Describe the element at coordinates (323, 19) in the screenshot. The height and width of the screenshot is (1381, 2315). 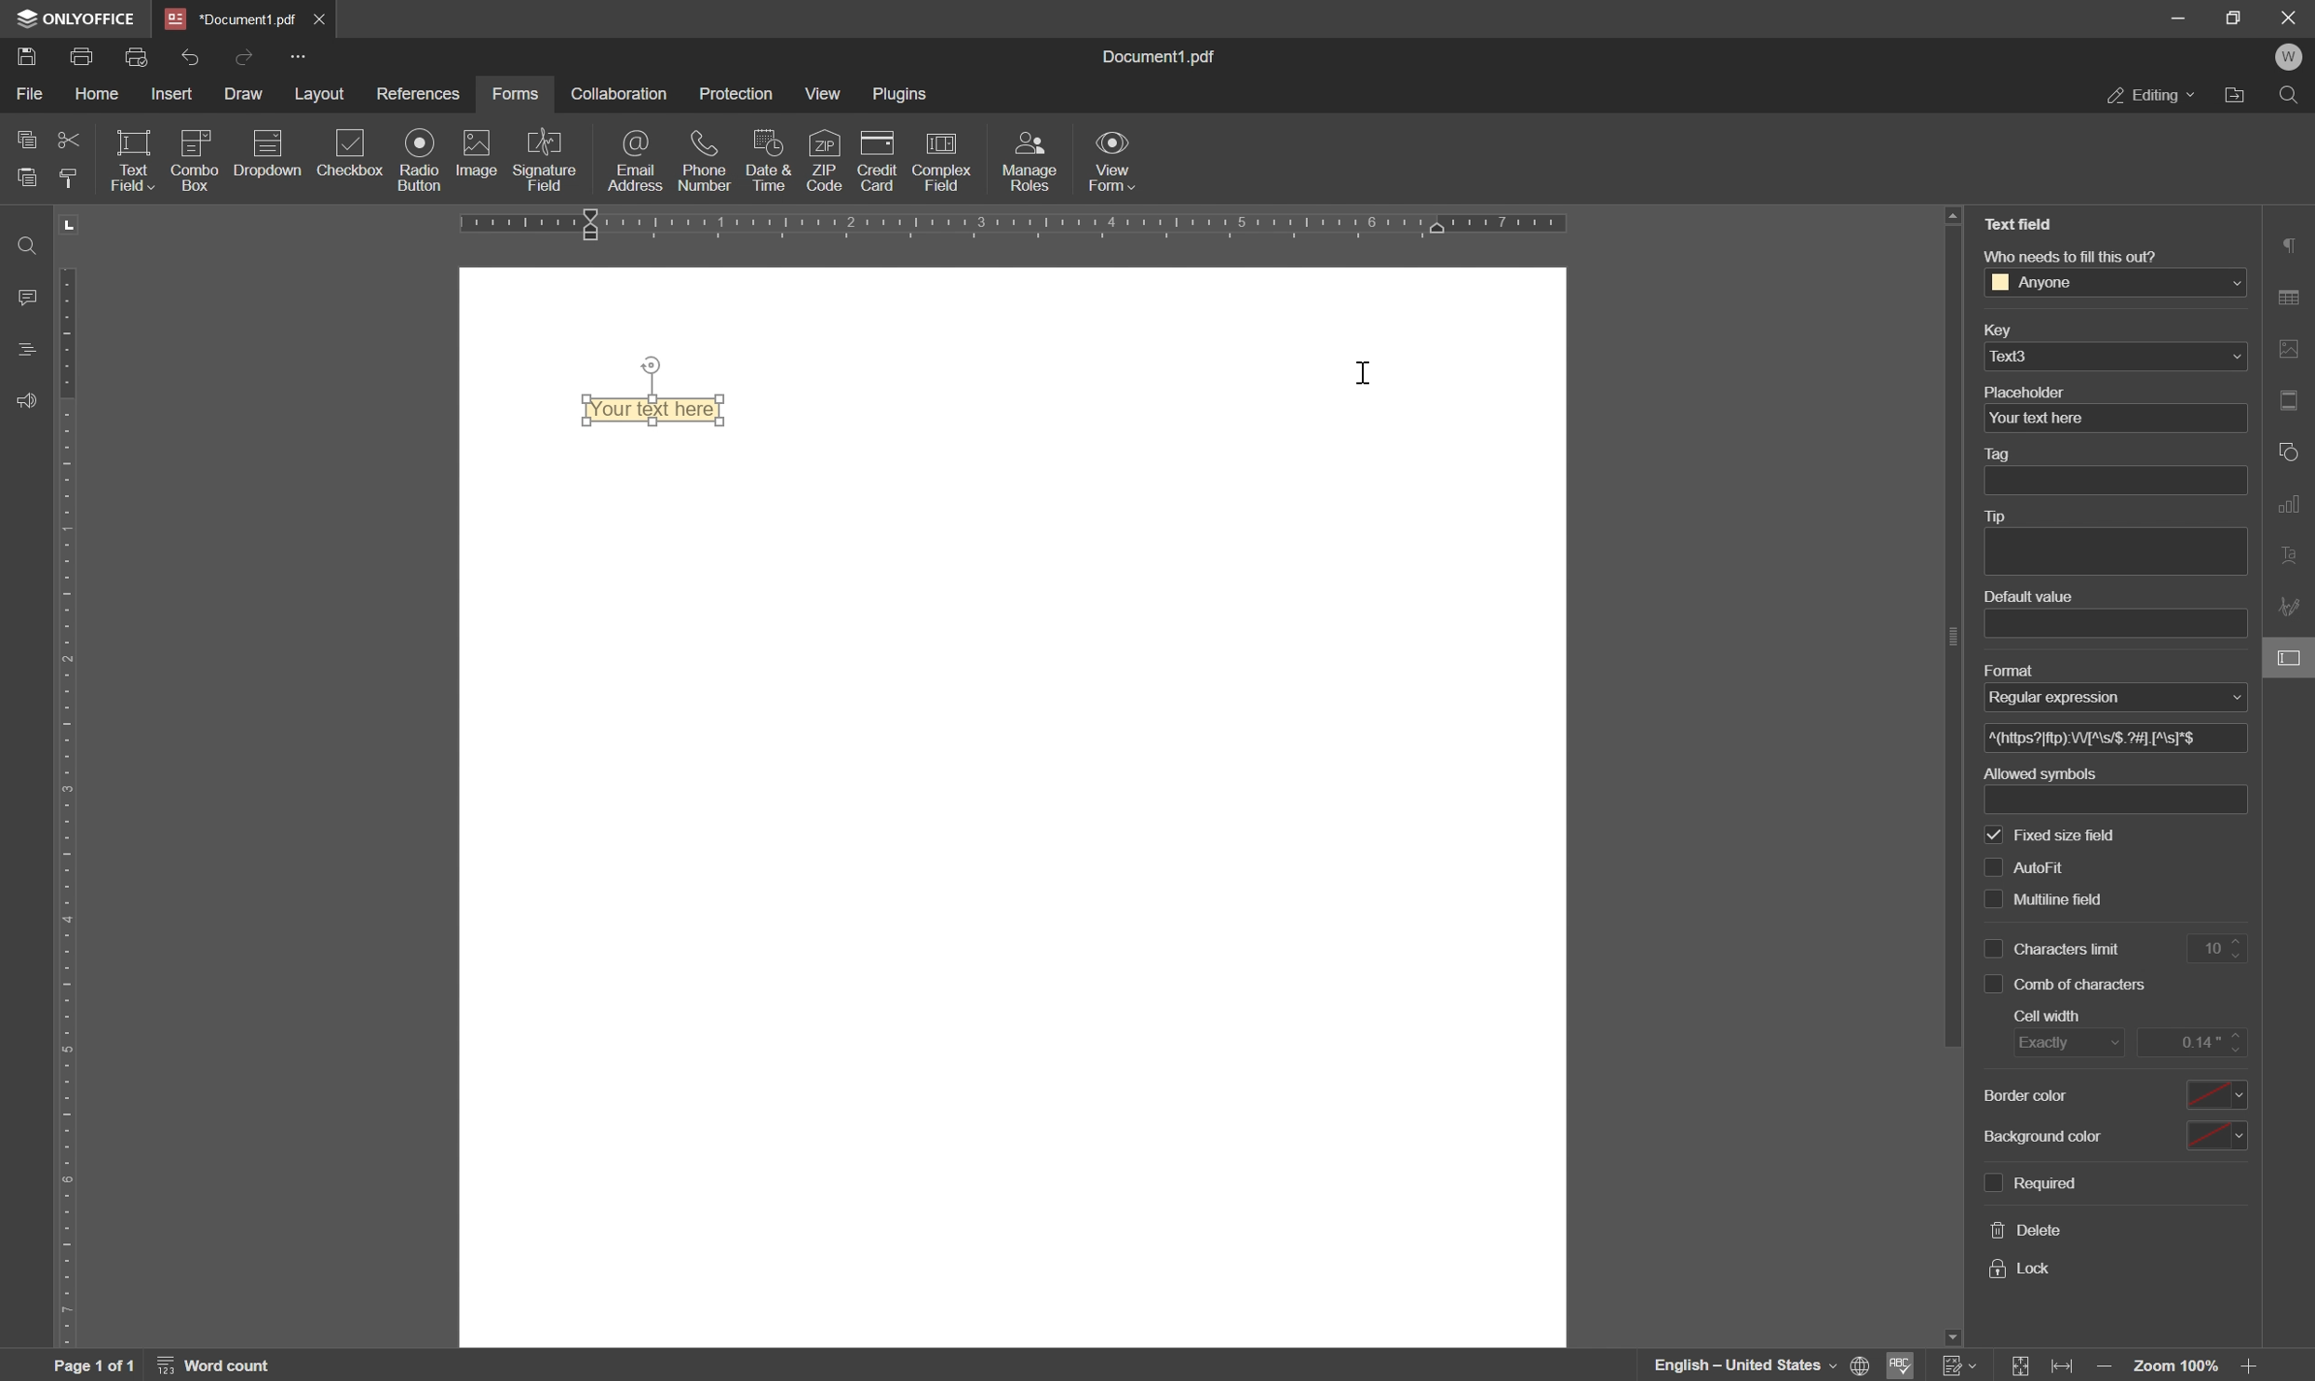
I see `*Document1.pdf` at that location.